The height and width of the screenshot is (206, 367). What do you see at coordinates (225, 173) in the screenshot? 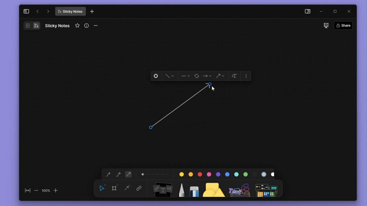
I see `color pallete` at bounding box center [225, 173].